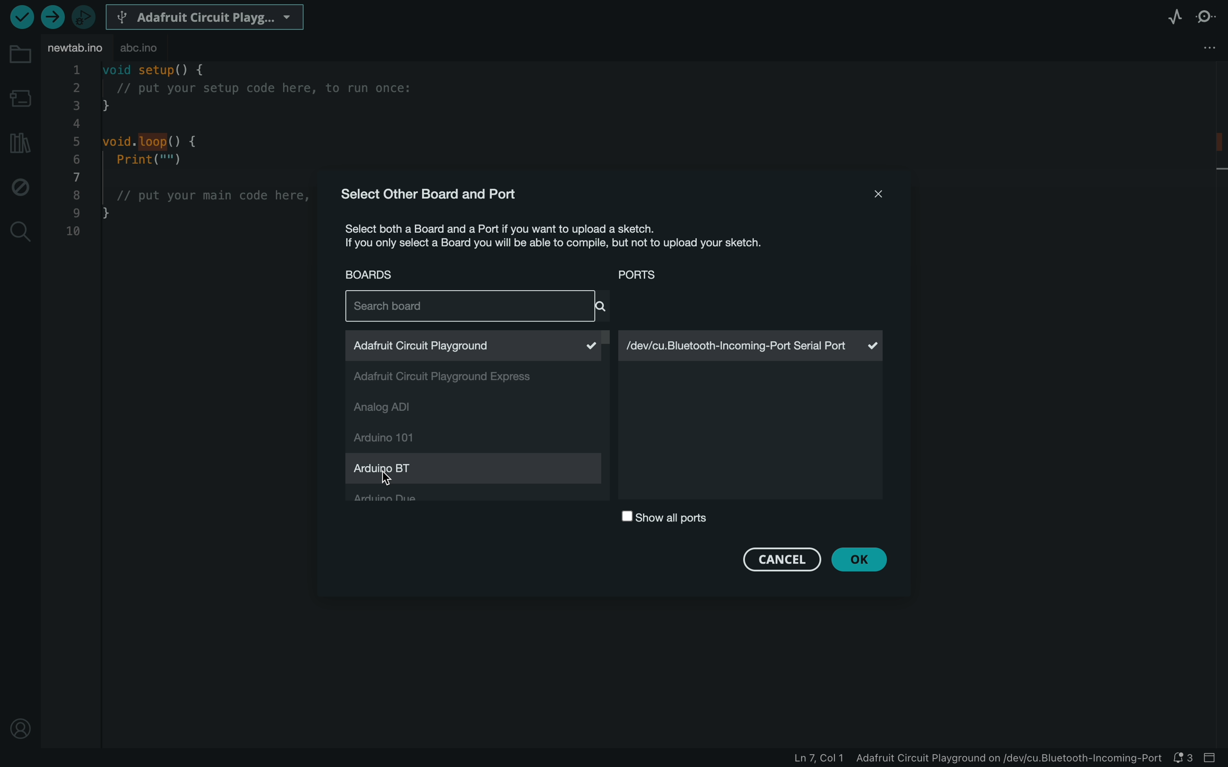  I want to click on ports, so click(642, 276).